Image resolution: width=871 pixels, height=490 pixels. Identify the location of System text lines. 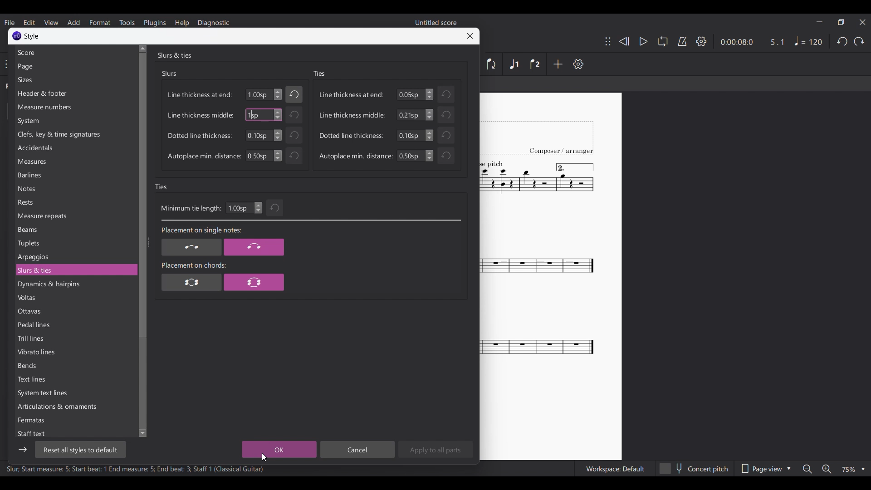
(75, 393).